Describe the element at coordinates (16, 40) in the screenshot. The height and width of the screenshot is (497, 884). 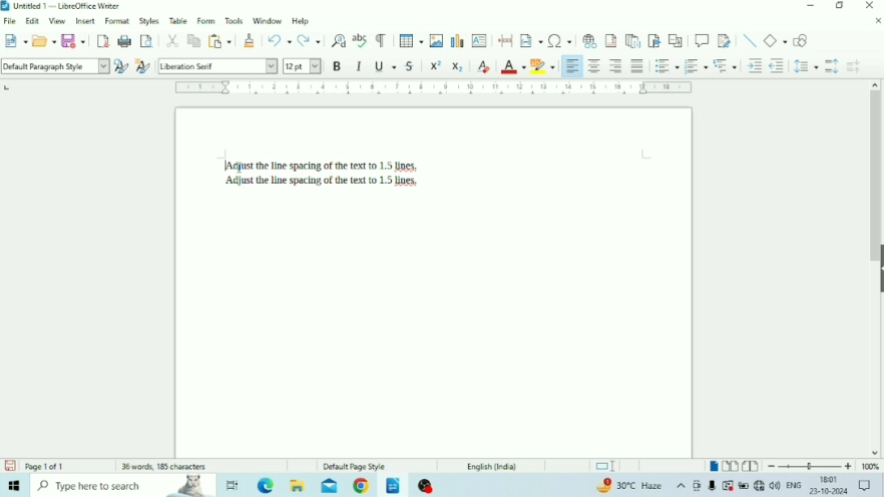
I see `New` at that location.